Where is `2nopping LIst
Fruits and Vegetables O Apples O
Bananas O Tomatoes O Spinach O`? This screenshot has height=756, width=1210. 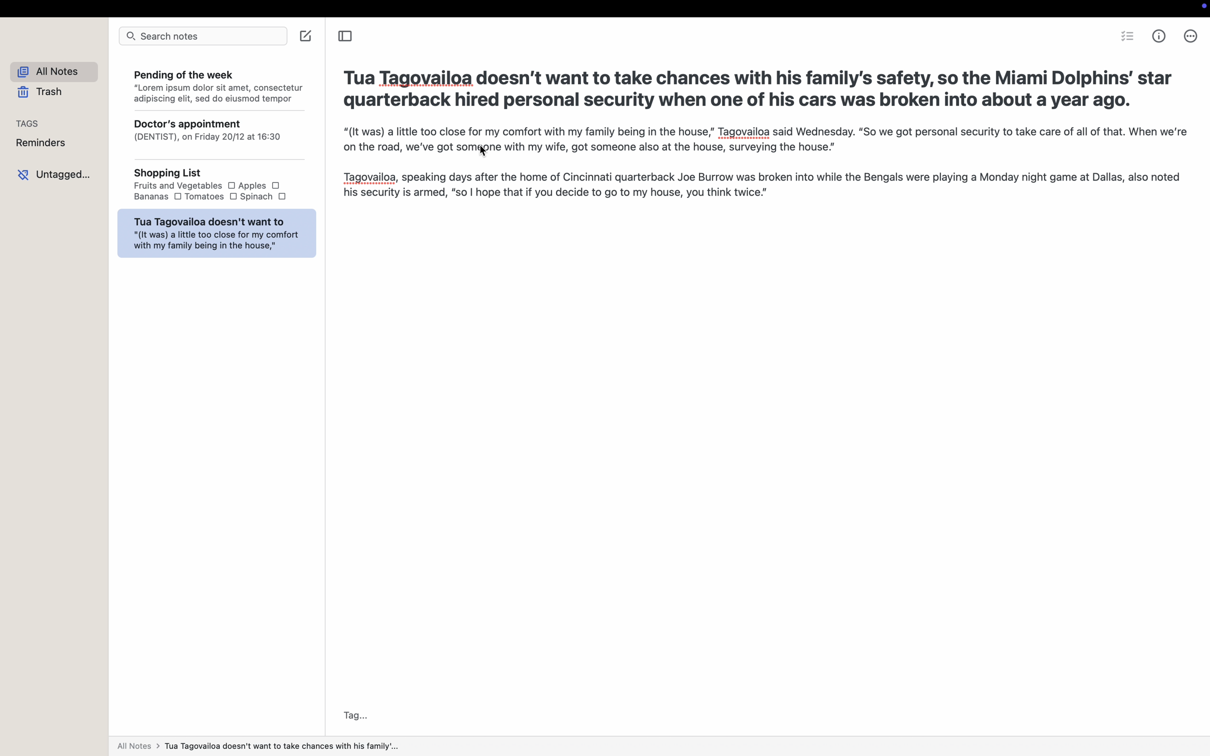 2nopping LIst
Fruits and Vegetables O Apples O
Bananas O Tomatoes O Spinach O is located at coordinates (215, 186).